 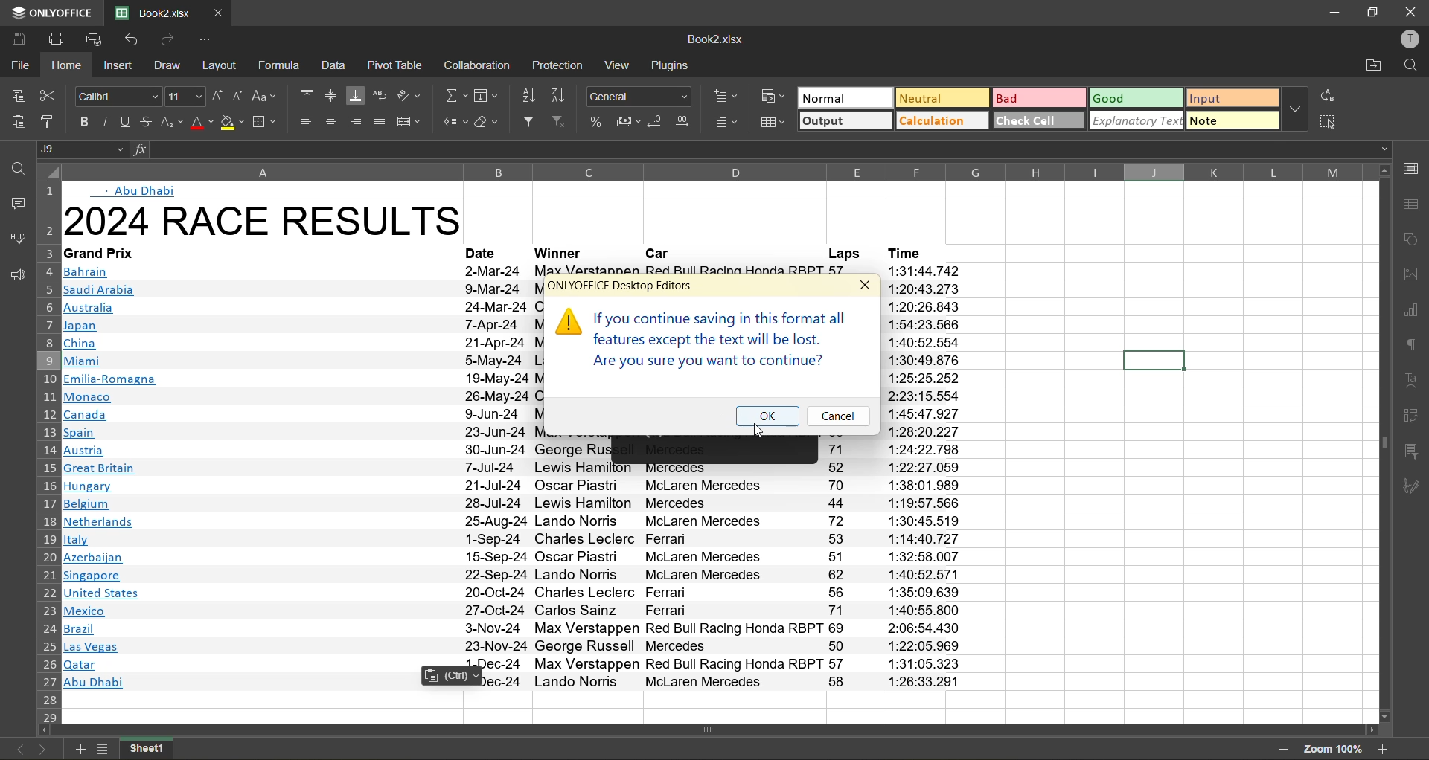 What do you see at coordinates (514, 504) in the screenshot?
I see `text info` at bounding box center [514, 504].